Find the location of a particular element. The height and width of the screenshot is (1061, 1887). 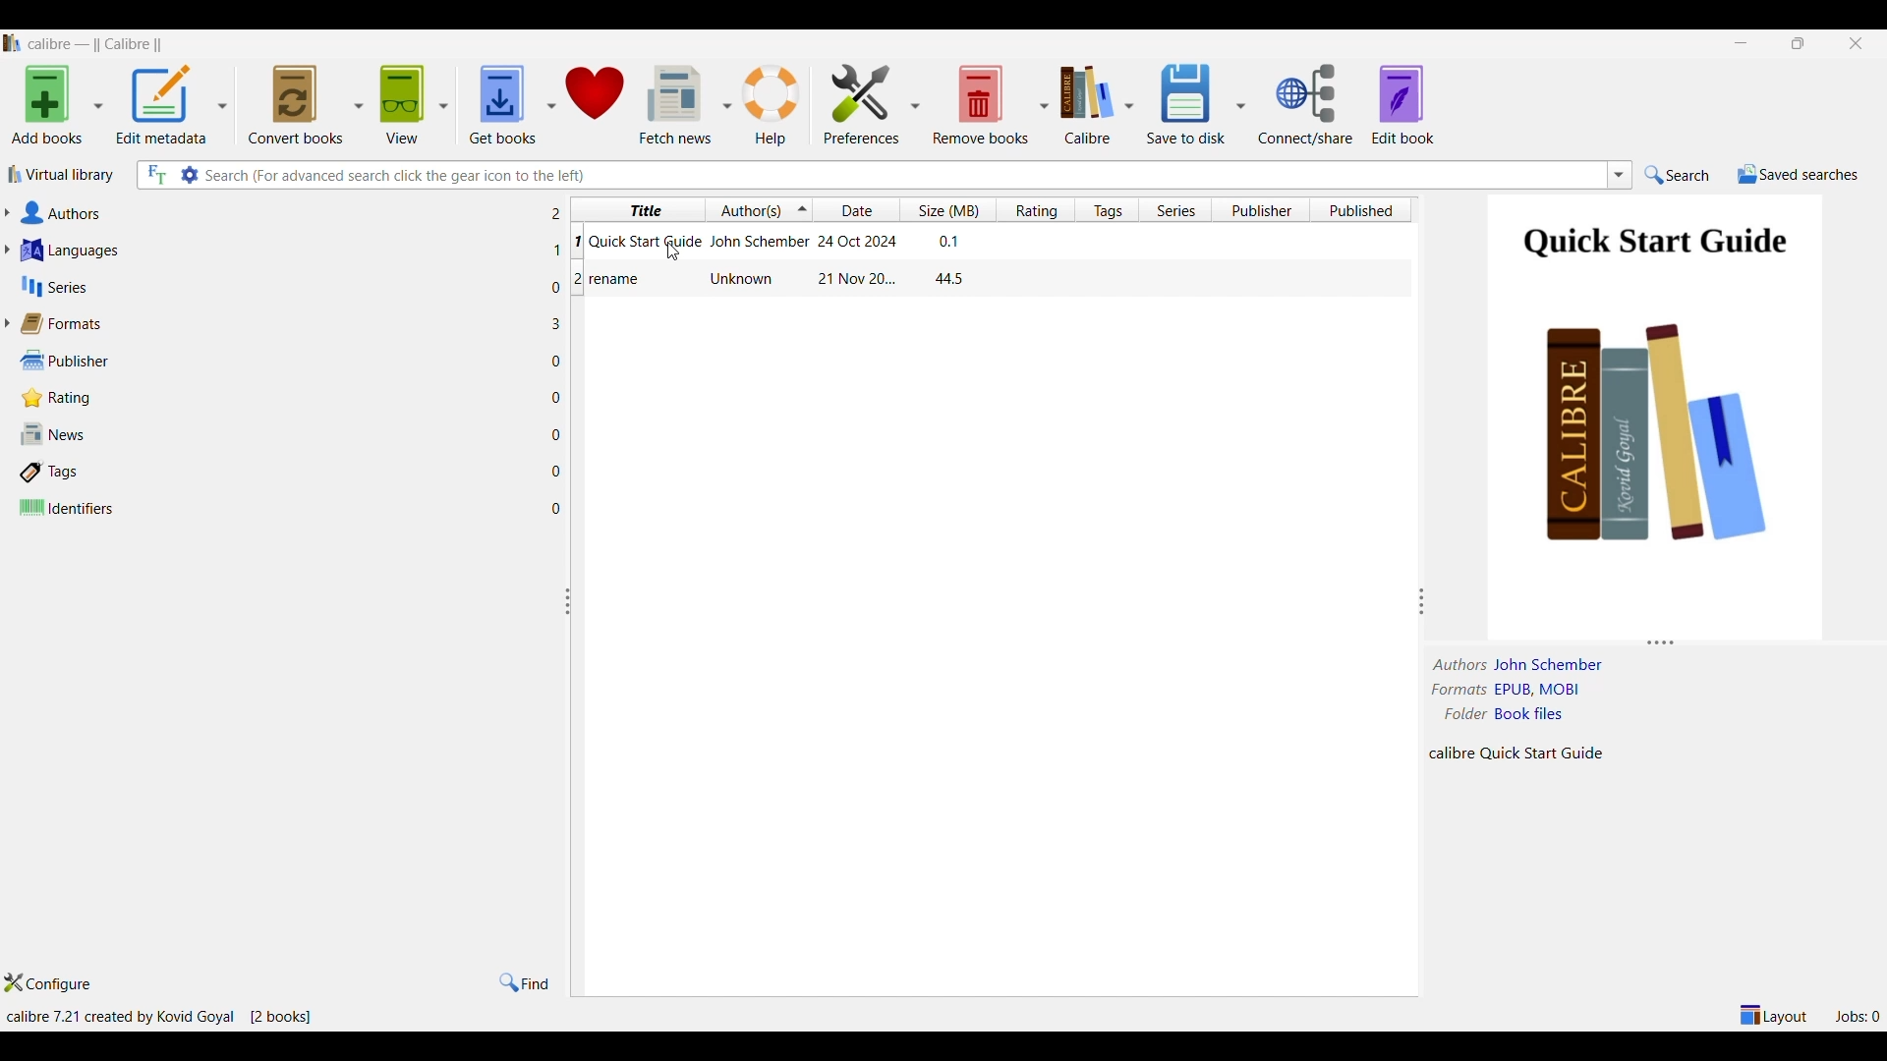

restore is located at coordinates (1799, 43).